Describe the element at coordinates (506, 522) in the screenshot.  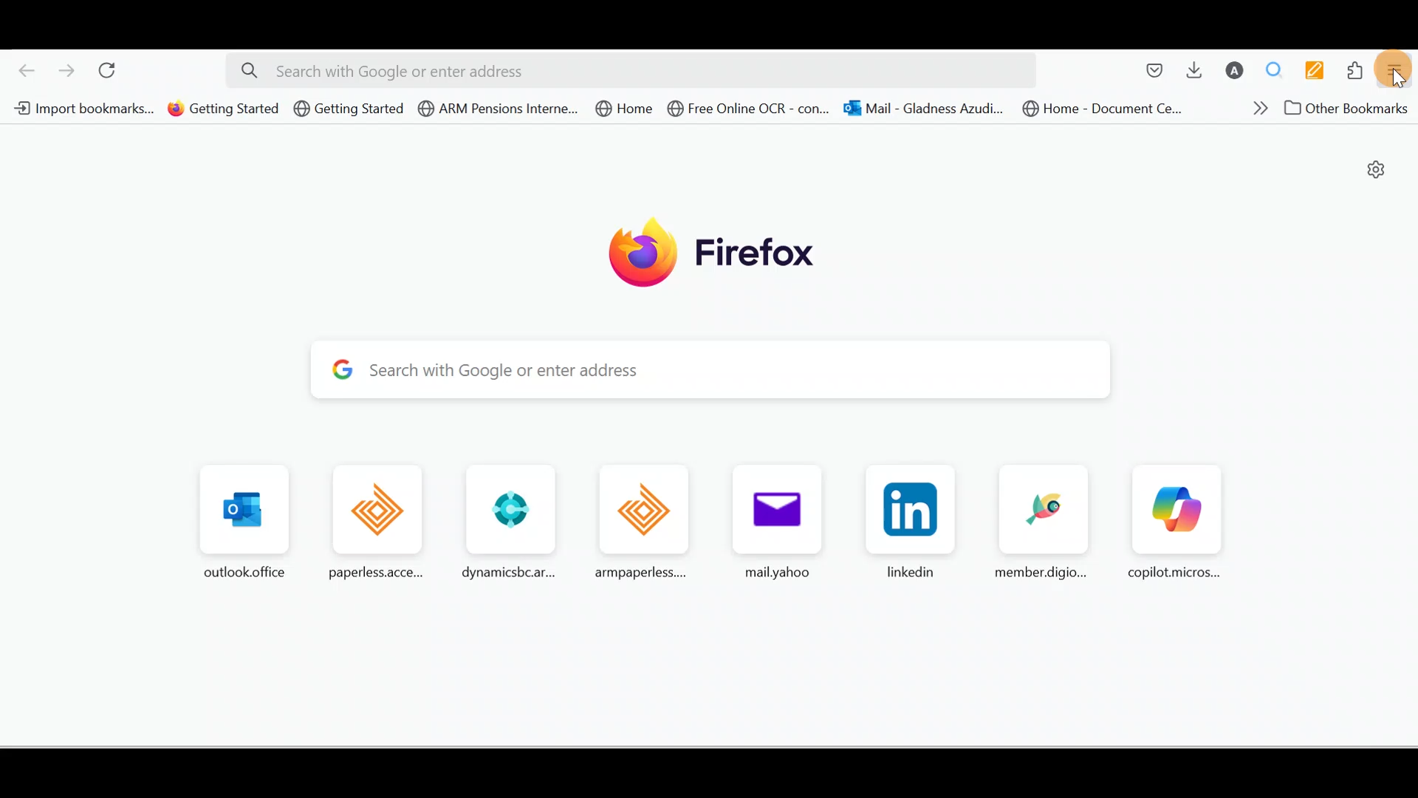
I see `Frequently browsed page` at that location.